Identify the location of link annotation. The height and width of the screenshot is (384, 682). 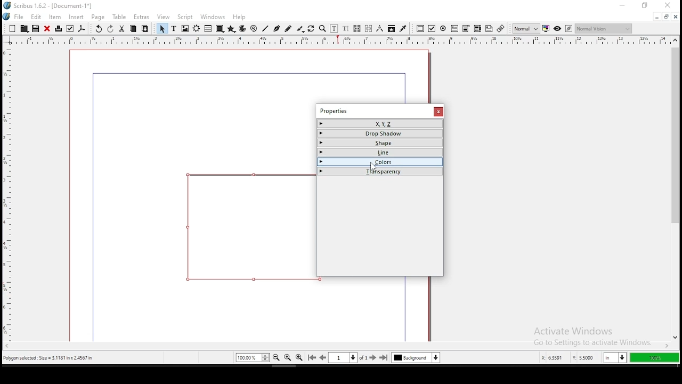
(500, 28).